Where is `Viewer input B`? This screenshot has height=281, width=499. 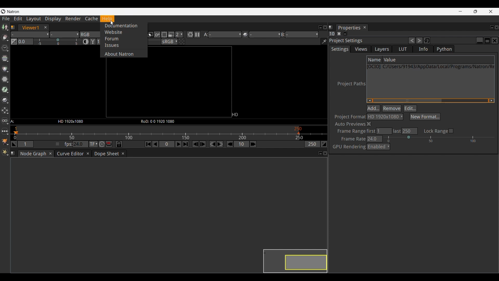
Viewer input B is located at coordinates (300, 34).